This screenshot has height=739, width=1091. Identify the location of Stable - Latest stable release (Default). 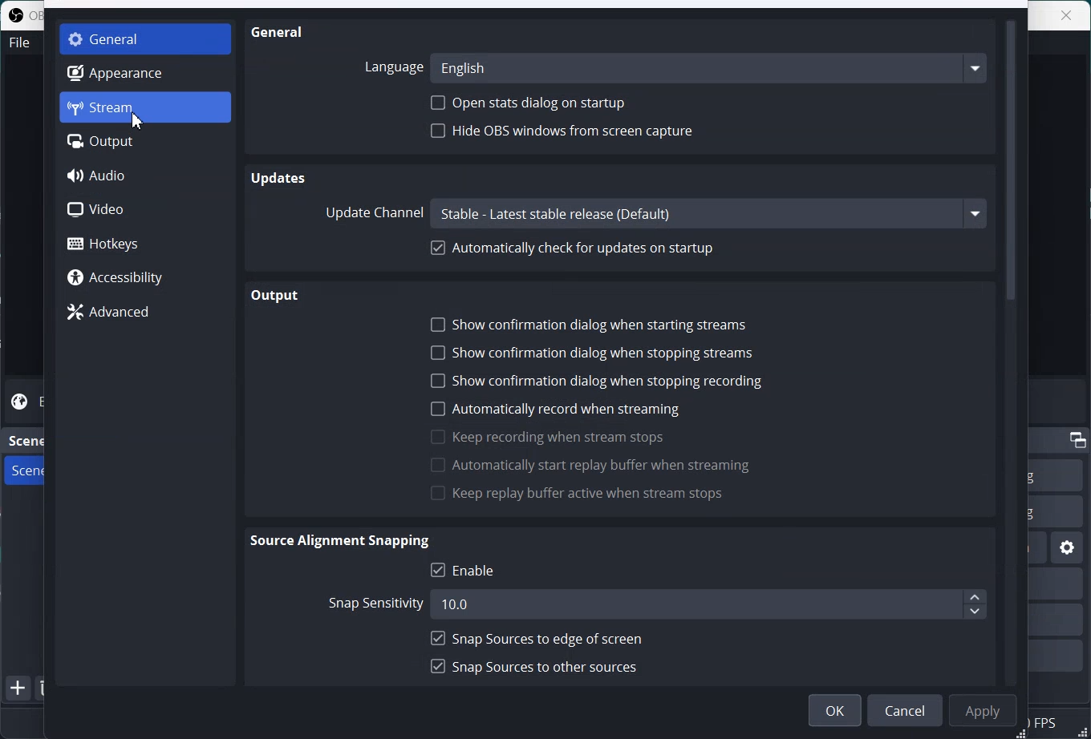
(708, 212).